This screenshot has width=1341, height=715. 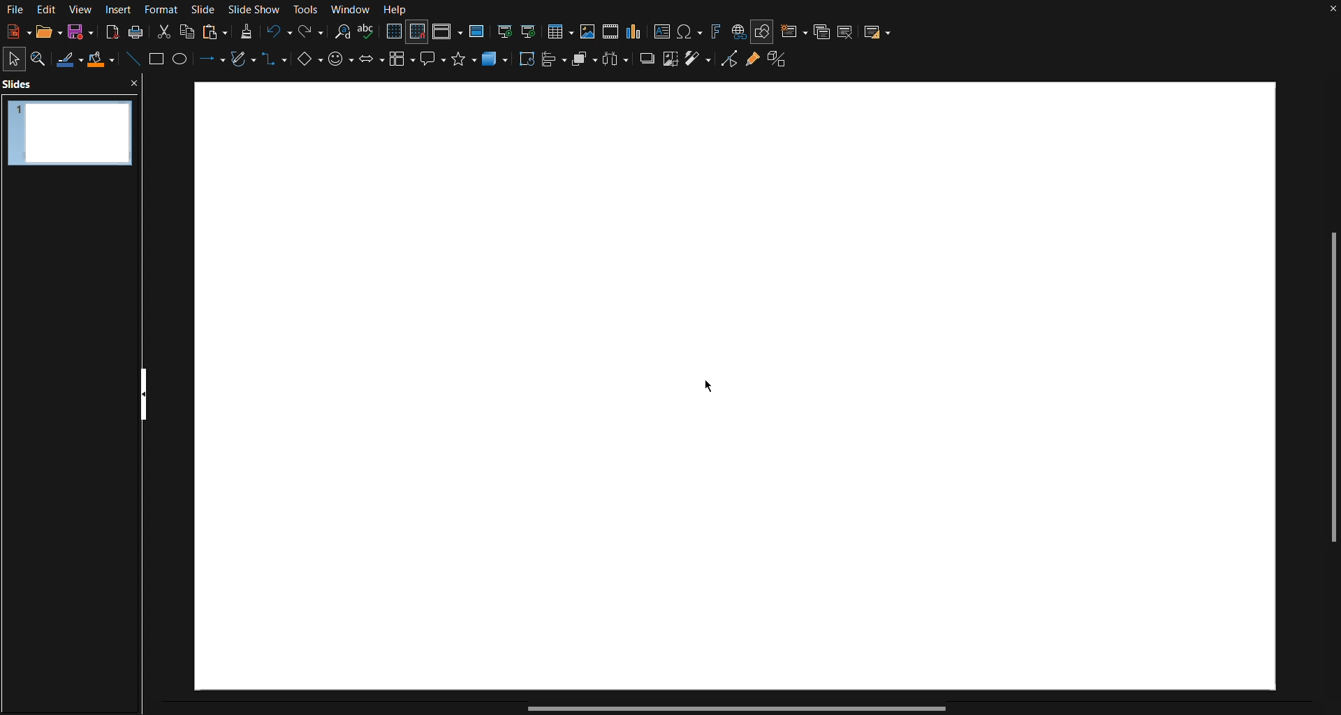 I want to click on Square, so click(x=158, y=61).